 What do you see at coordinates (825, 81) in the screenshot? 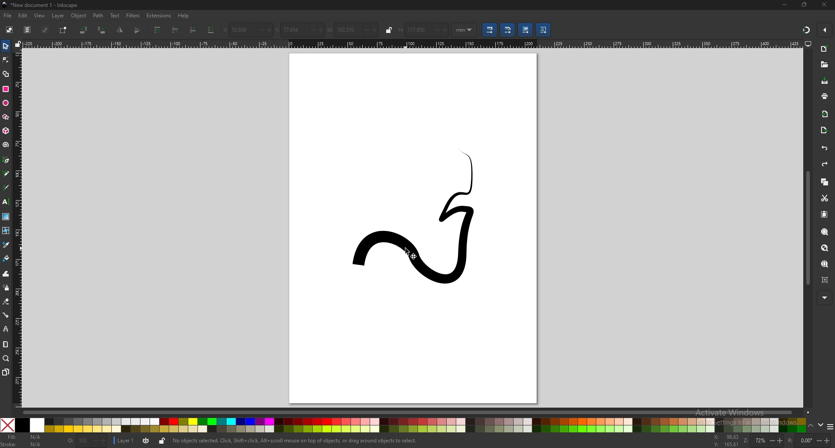
I see `save` at bounding box center [825, 81].